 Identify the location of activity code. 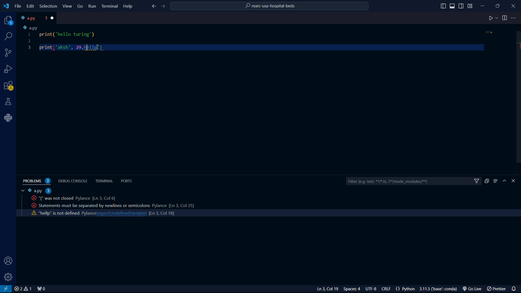
(109, 205).